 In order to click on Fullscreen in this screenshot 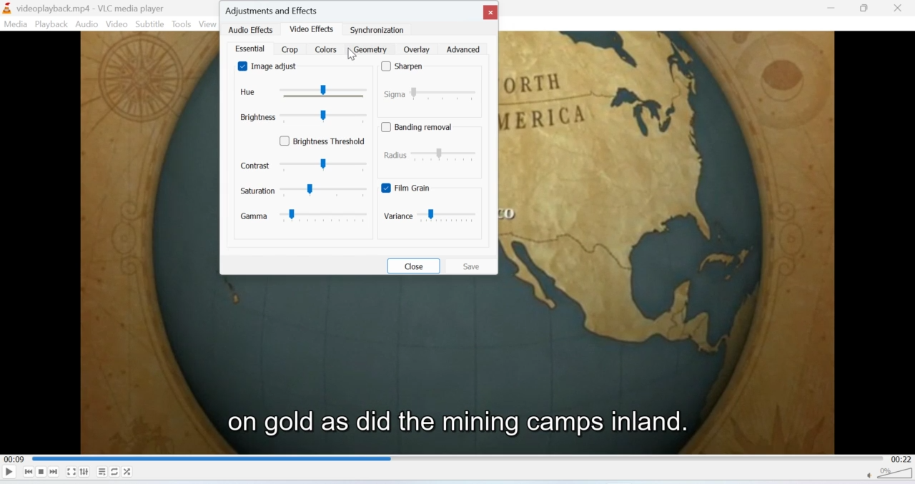, I will do `click(71, 473)`.